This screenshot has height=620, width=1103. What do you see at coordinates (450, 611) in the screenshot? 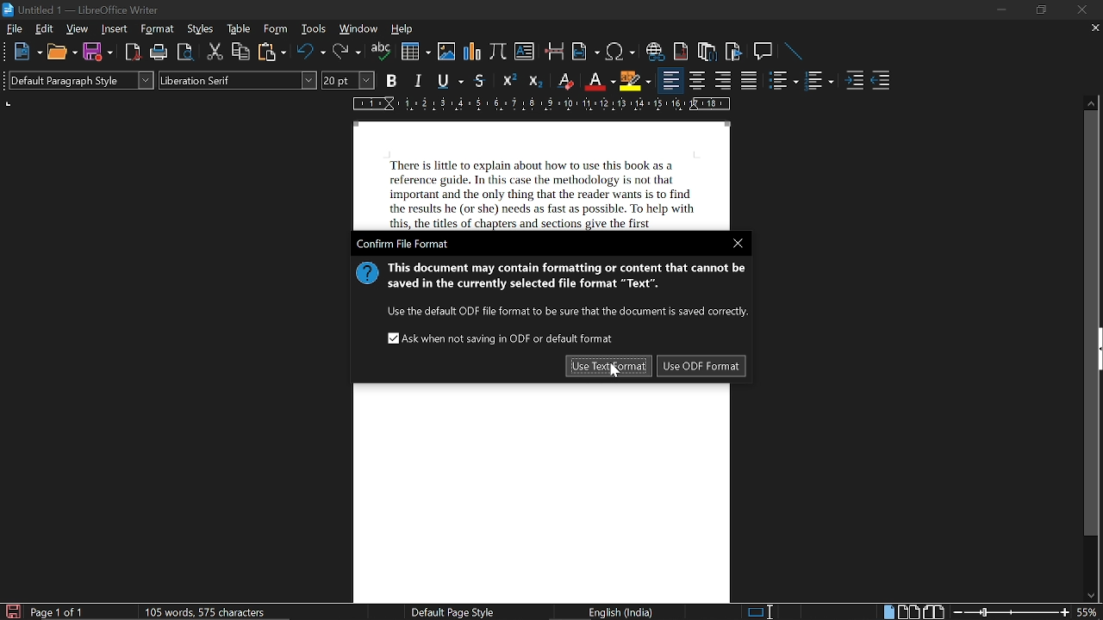
I see `page style` at bounding box center [450, 611].